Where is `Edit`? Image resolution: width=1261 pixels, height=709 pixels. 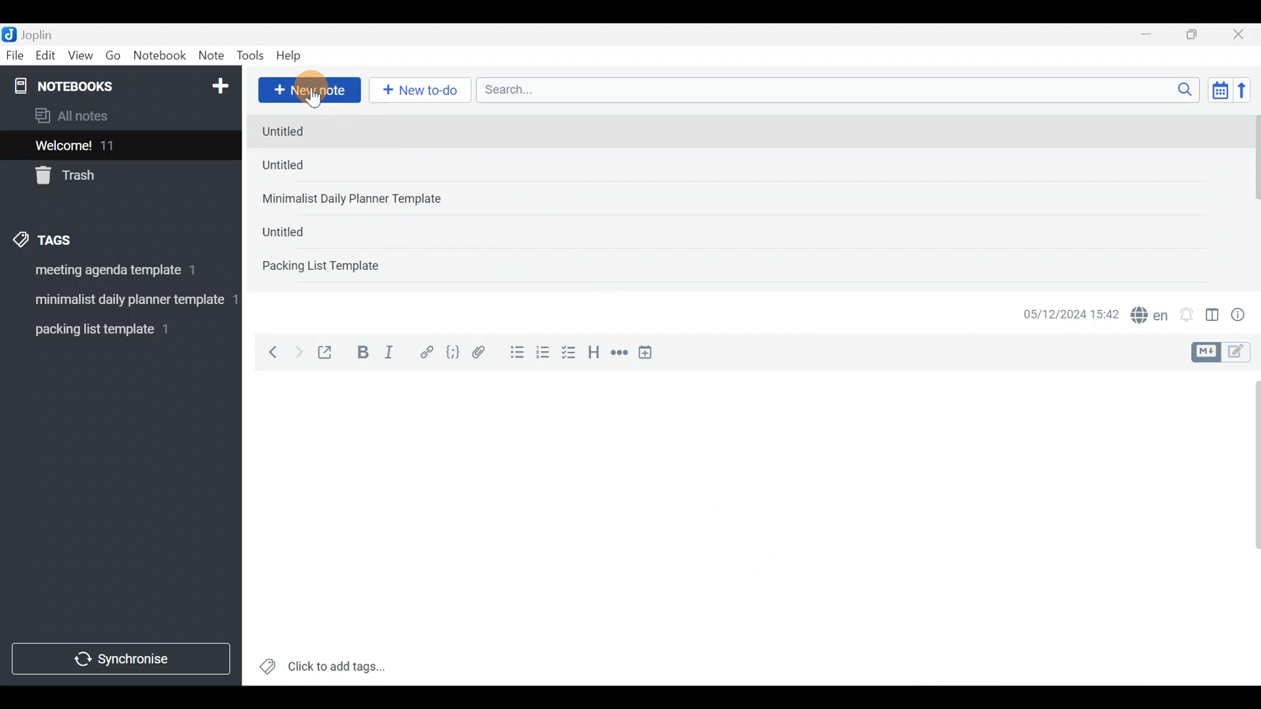 Edit is located at coordinates (46, 58).